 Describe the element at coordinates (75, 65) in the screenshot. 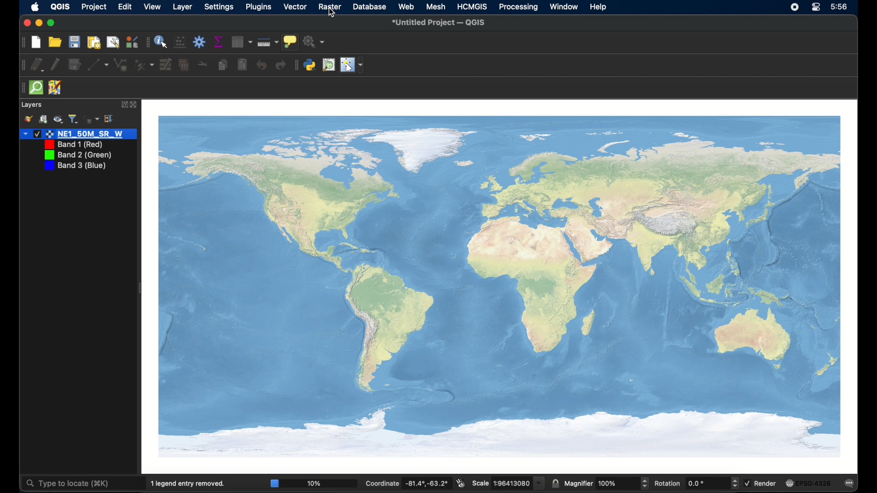

I see `save edits` at that location.